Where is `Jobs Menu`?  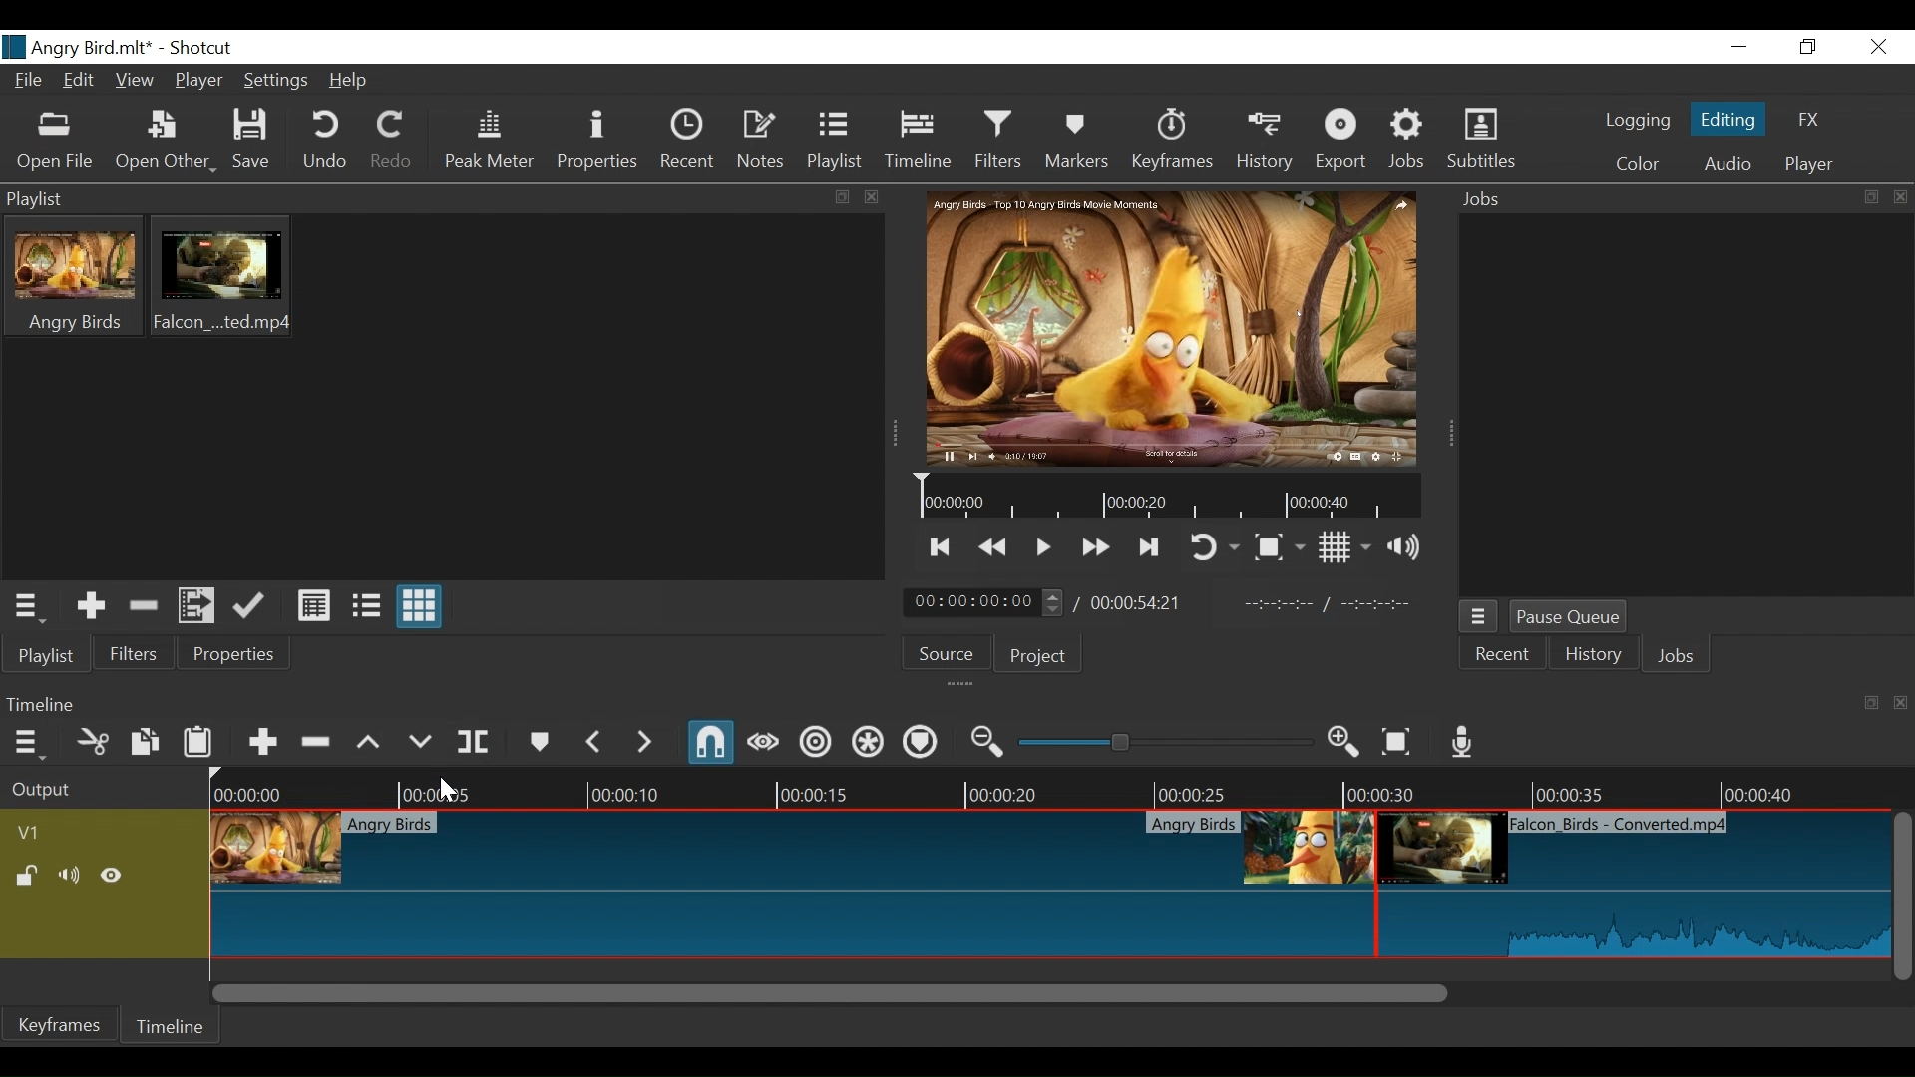
Jobs Menu is located at coordinates (1479, 616).